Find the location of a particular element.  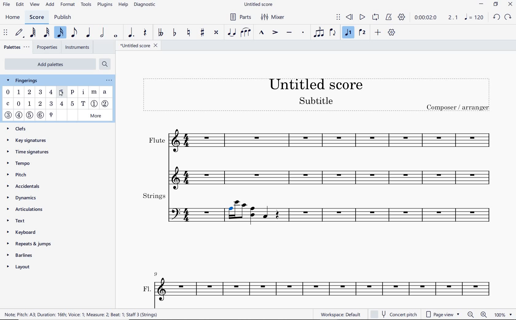

CLOSE is located at coordinates (510, 5).